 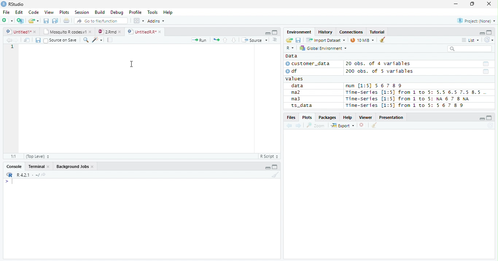 I want to click on UnititledR.R, so click(x=145, y=32).